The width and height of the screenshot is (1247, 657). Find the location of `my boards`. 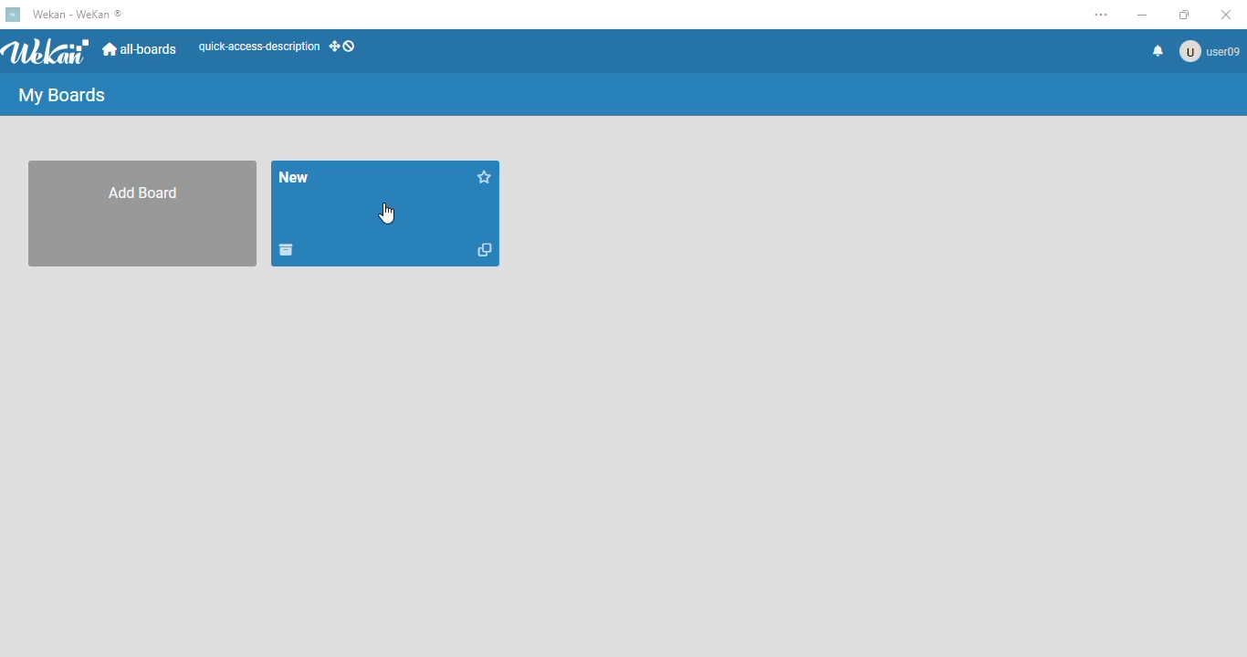

my boards is located at coordinates (63, 95).